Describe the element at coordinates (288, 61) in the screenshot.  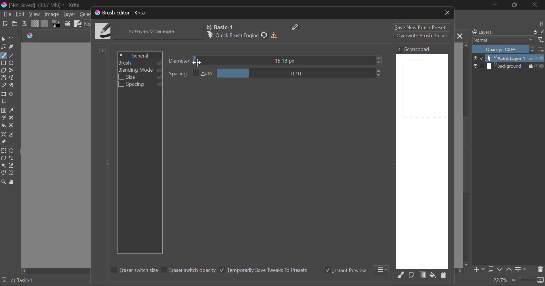
I see `Diameter Slider` at that location.